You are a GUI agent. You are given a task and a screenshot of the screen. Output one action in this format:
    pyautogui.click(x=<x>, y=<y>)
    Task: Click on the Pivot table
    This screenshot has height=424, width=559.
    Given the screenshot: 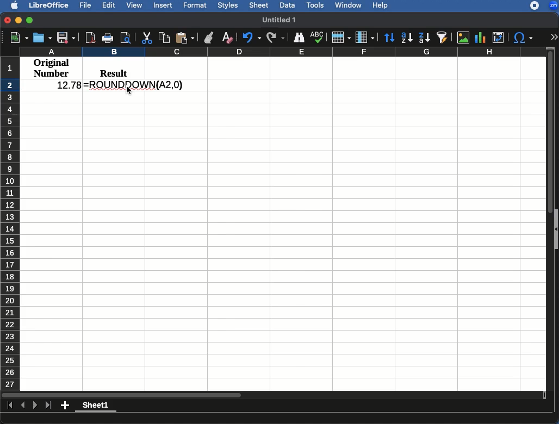 What is the action you would take?
    pyautogui.click(x=498, y=38)
    